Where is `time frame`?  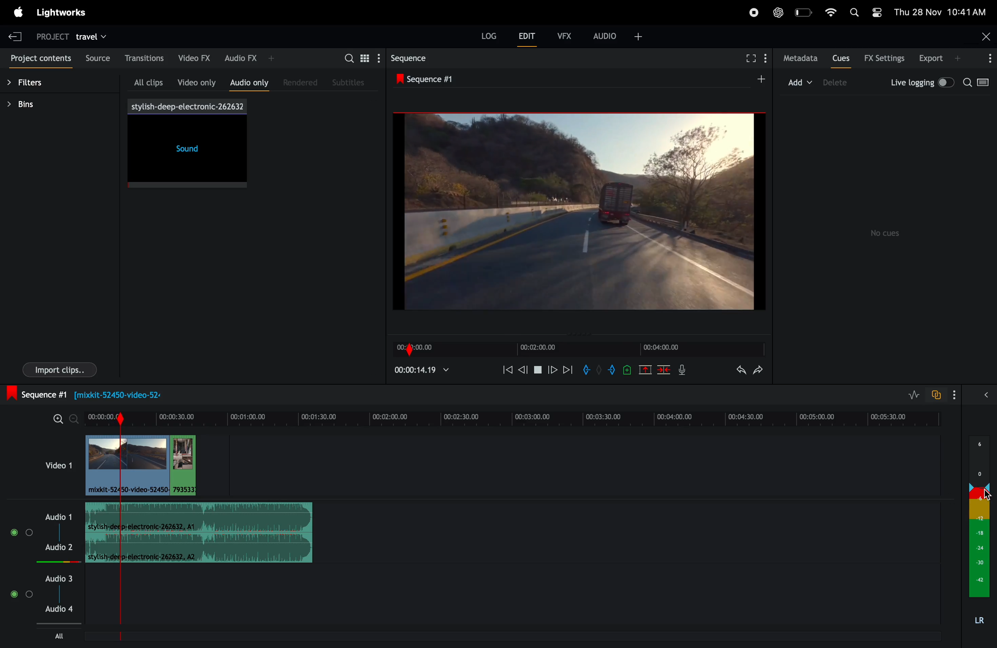 time frame is located at coordinates (511, 419).